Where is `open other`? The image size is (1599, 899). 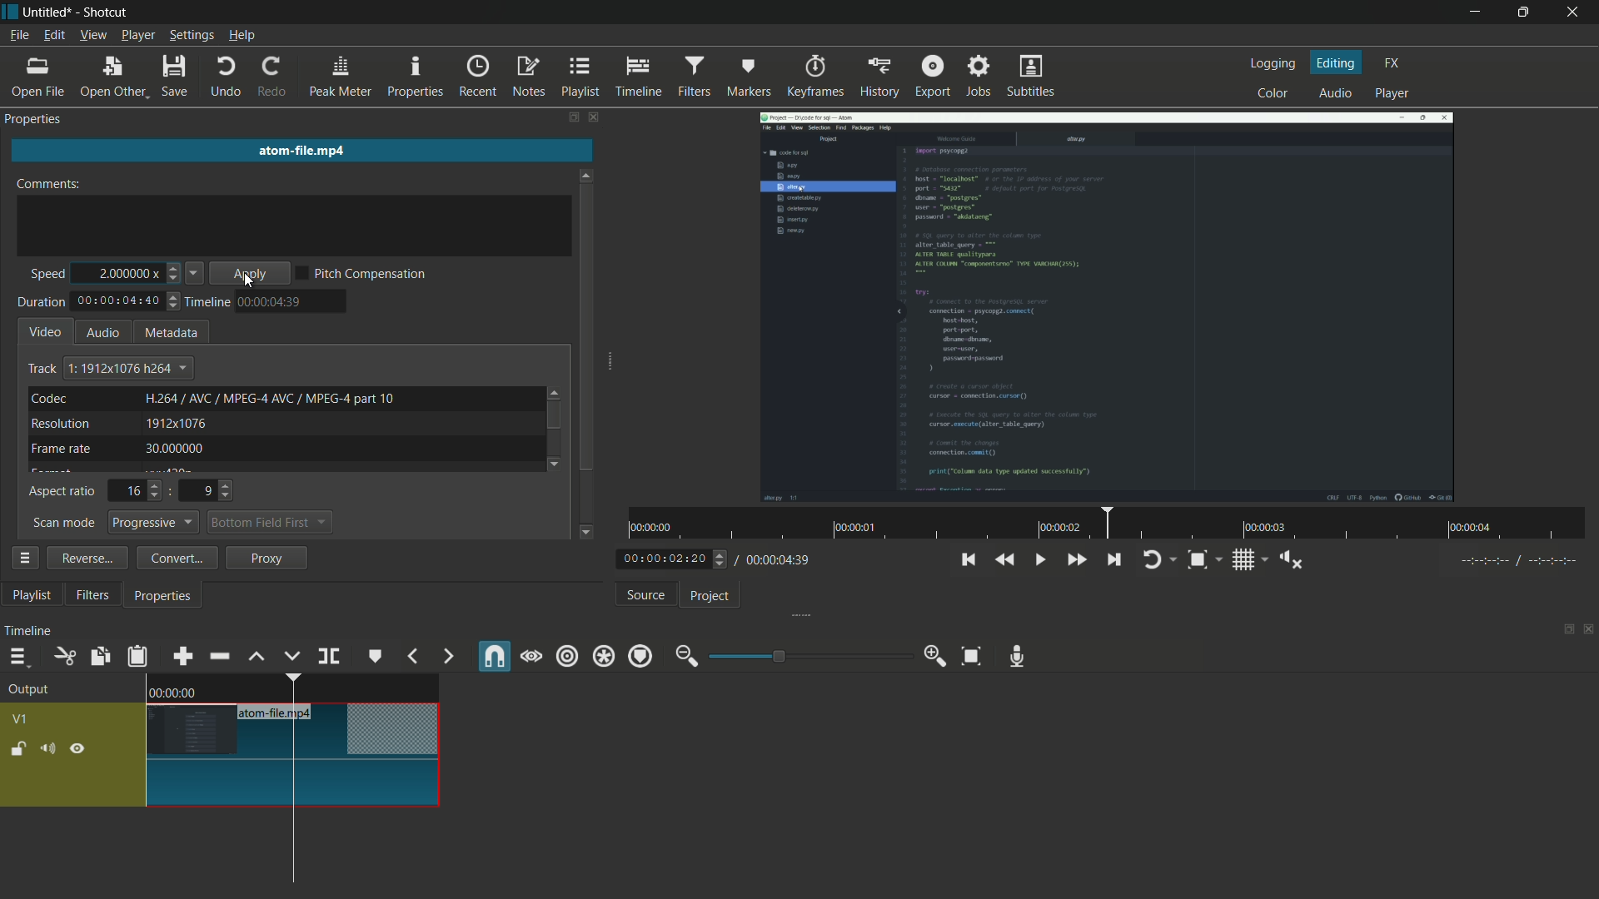
open other is located at coordinates (112, 77).